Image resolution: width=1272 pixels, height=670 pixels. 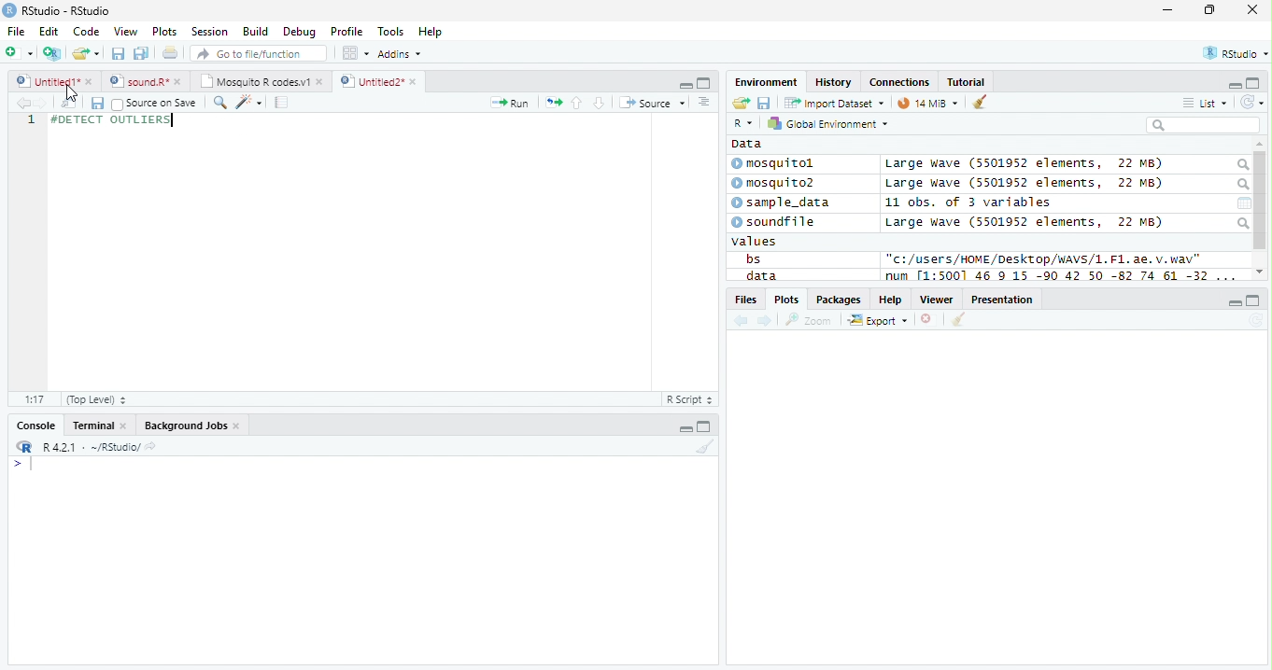 I want to click on List, so click(x=1205, y=103).